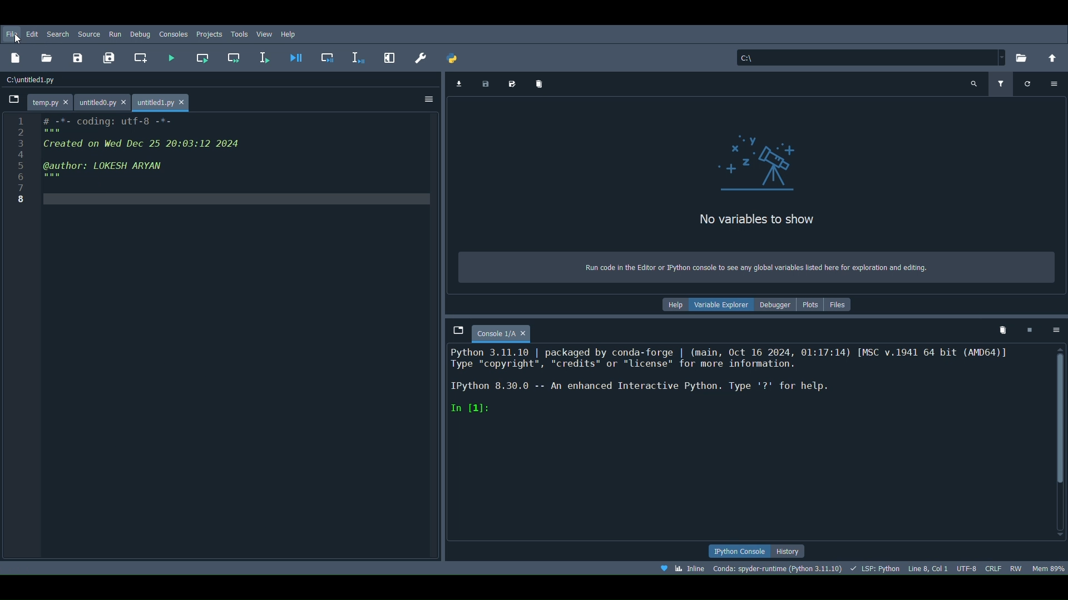 The width and height of the screenshot is (1068, 600). Describe the element at coordinates (18, 58) in the screenshot. I see `New file (Ctrl + N)` at that location.